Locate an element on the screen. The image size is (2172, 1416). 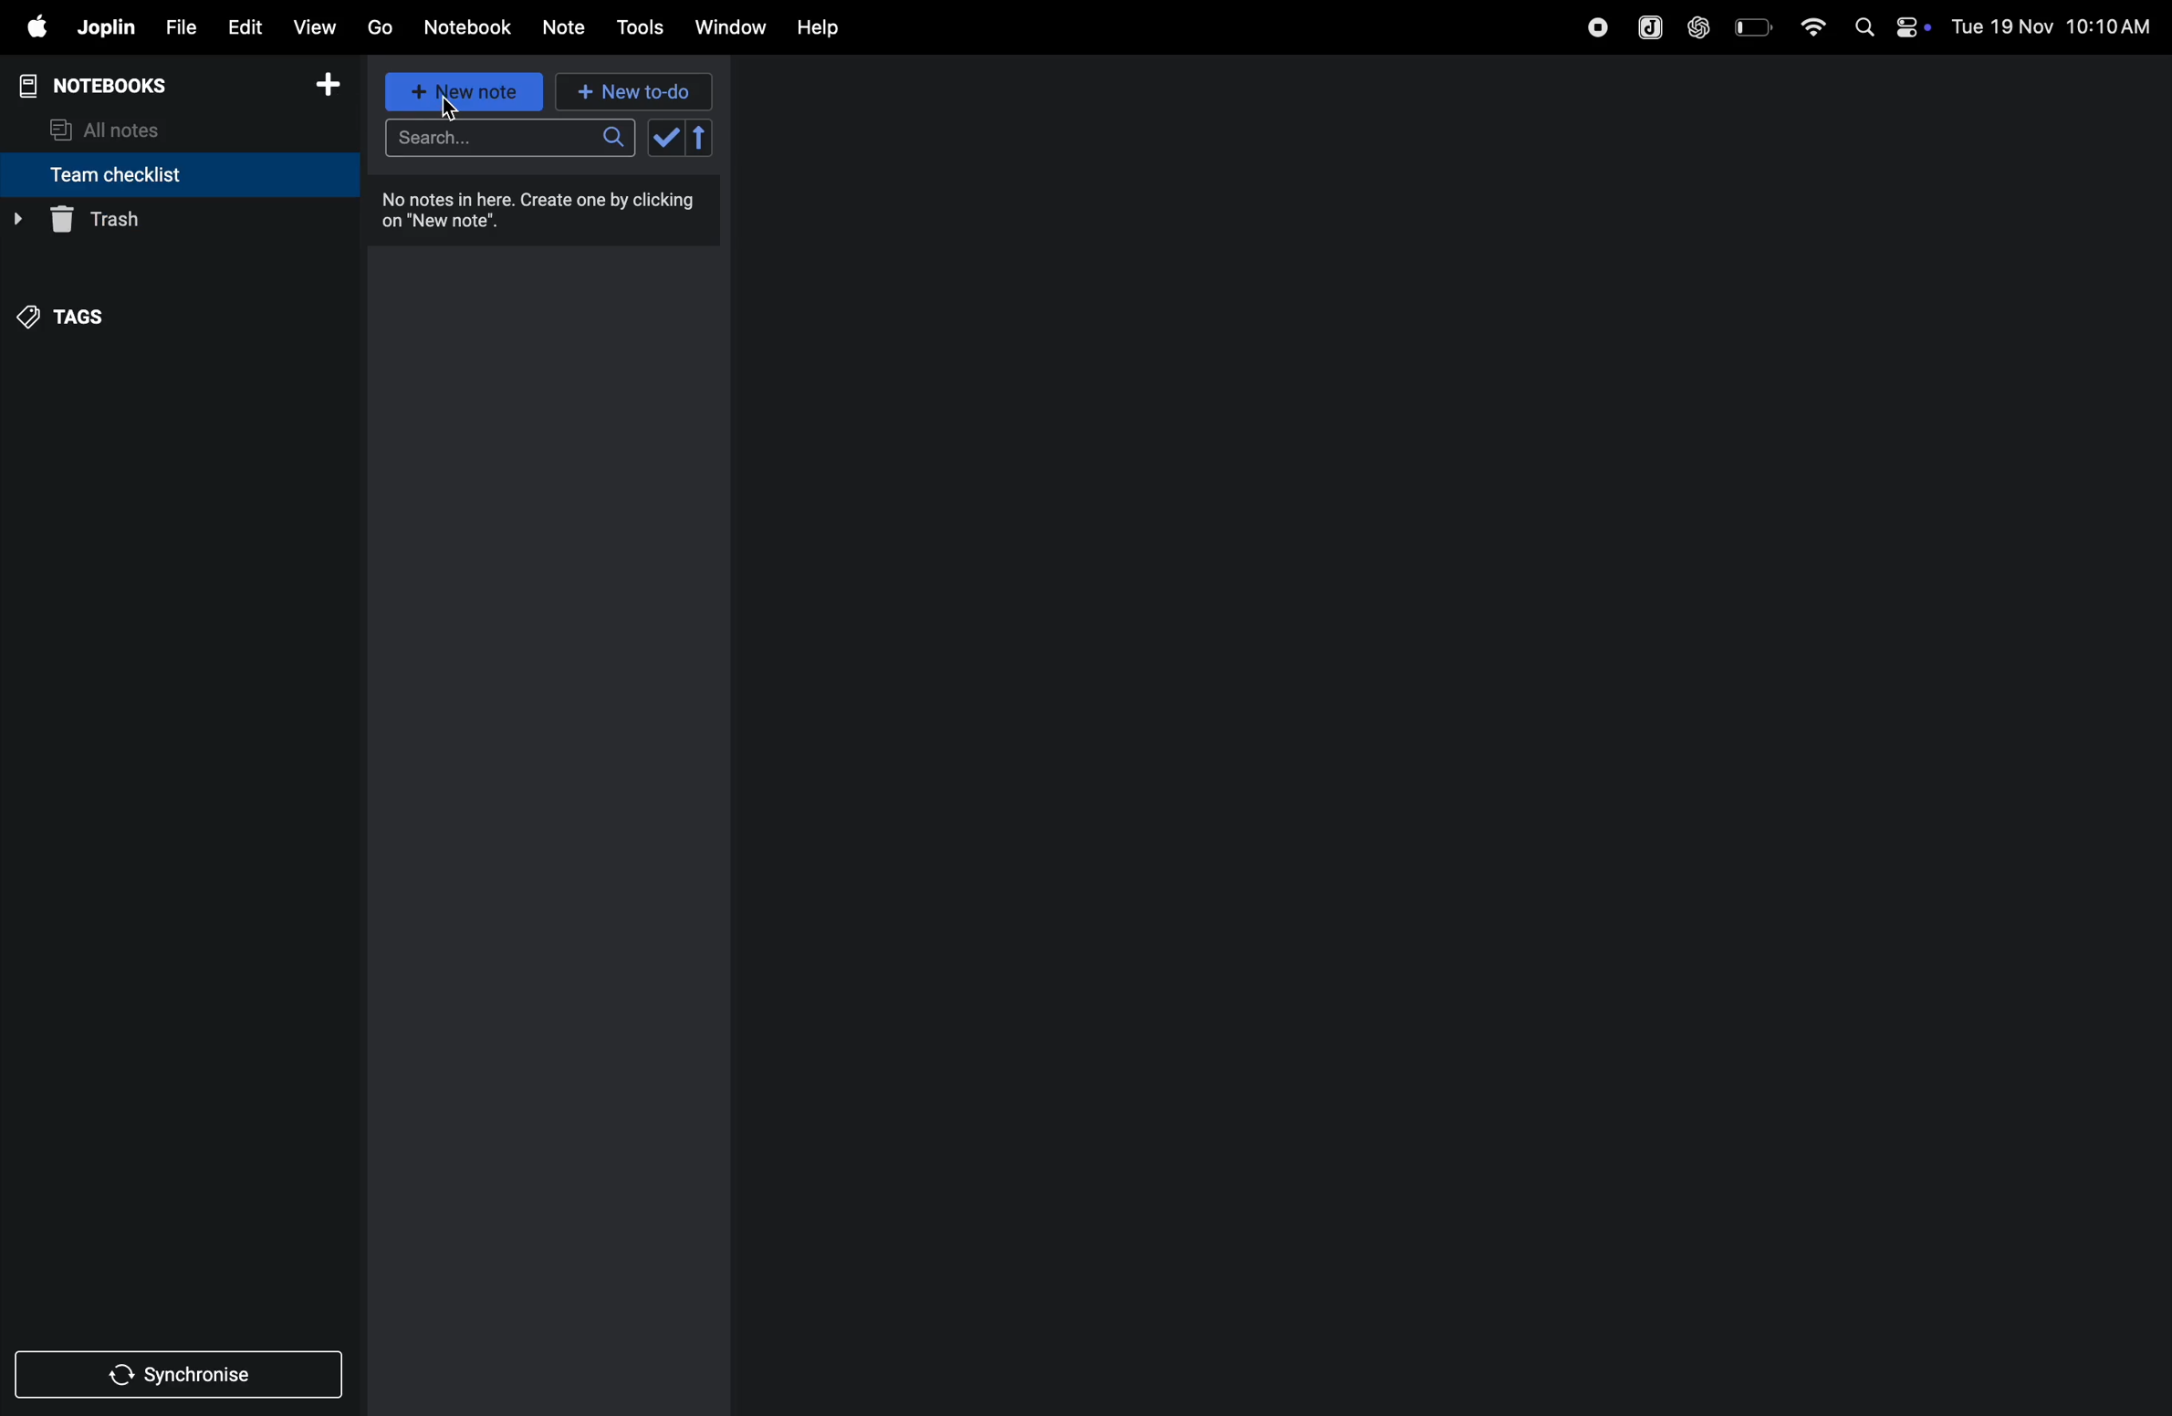
search is located at coordinates (1859, 32).